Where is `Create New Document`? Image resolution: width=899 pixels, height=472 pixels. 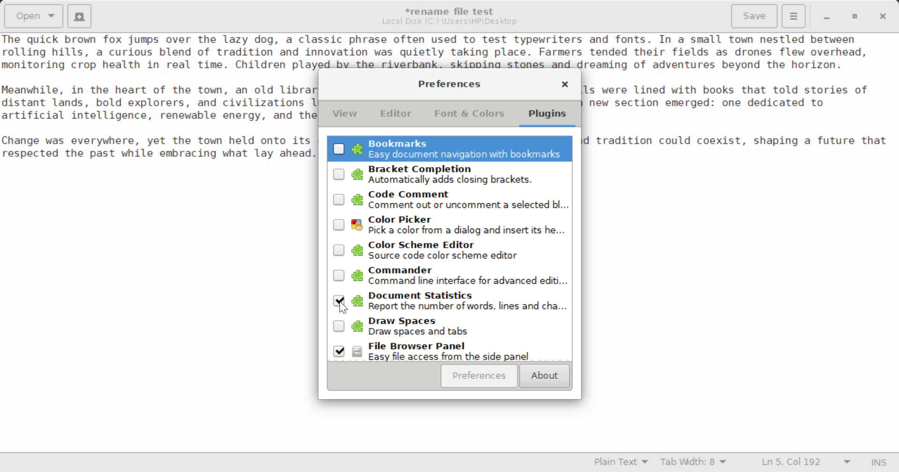
Create New Document is located at coordinates (79, 15).